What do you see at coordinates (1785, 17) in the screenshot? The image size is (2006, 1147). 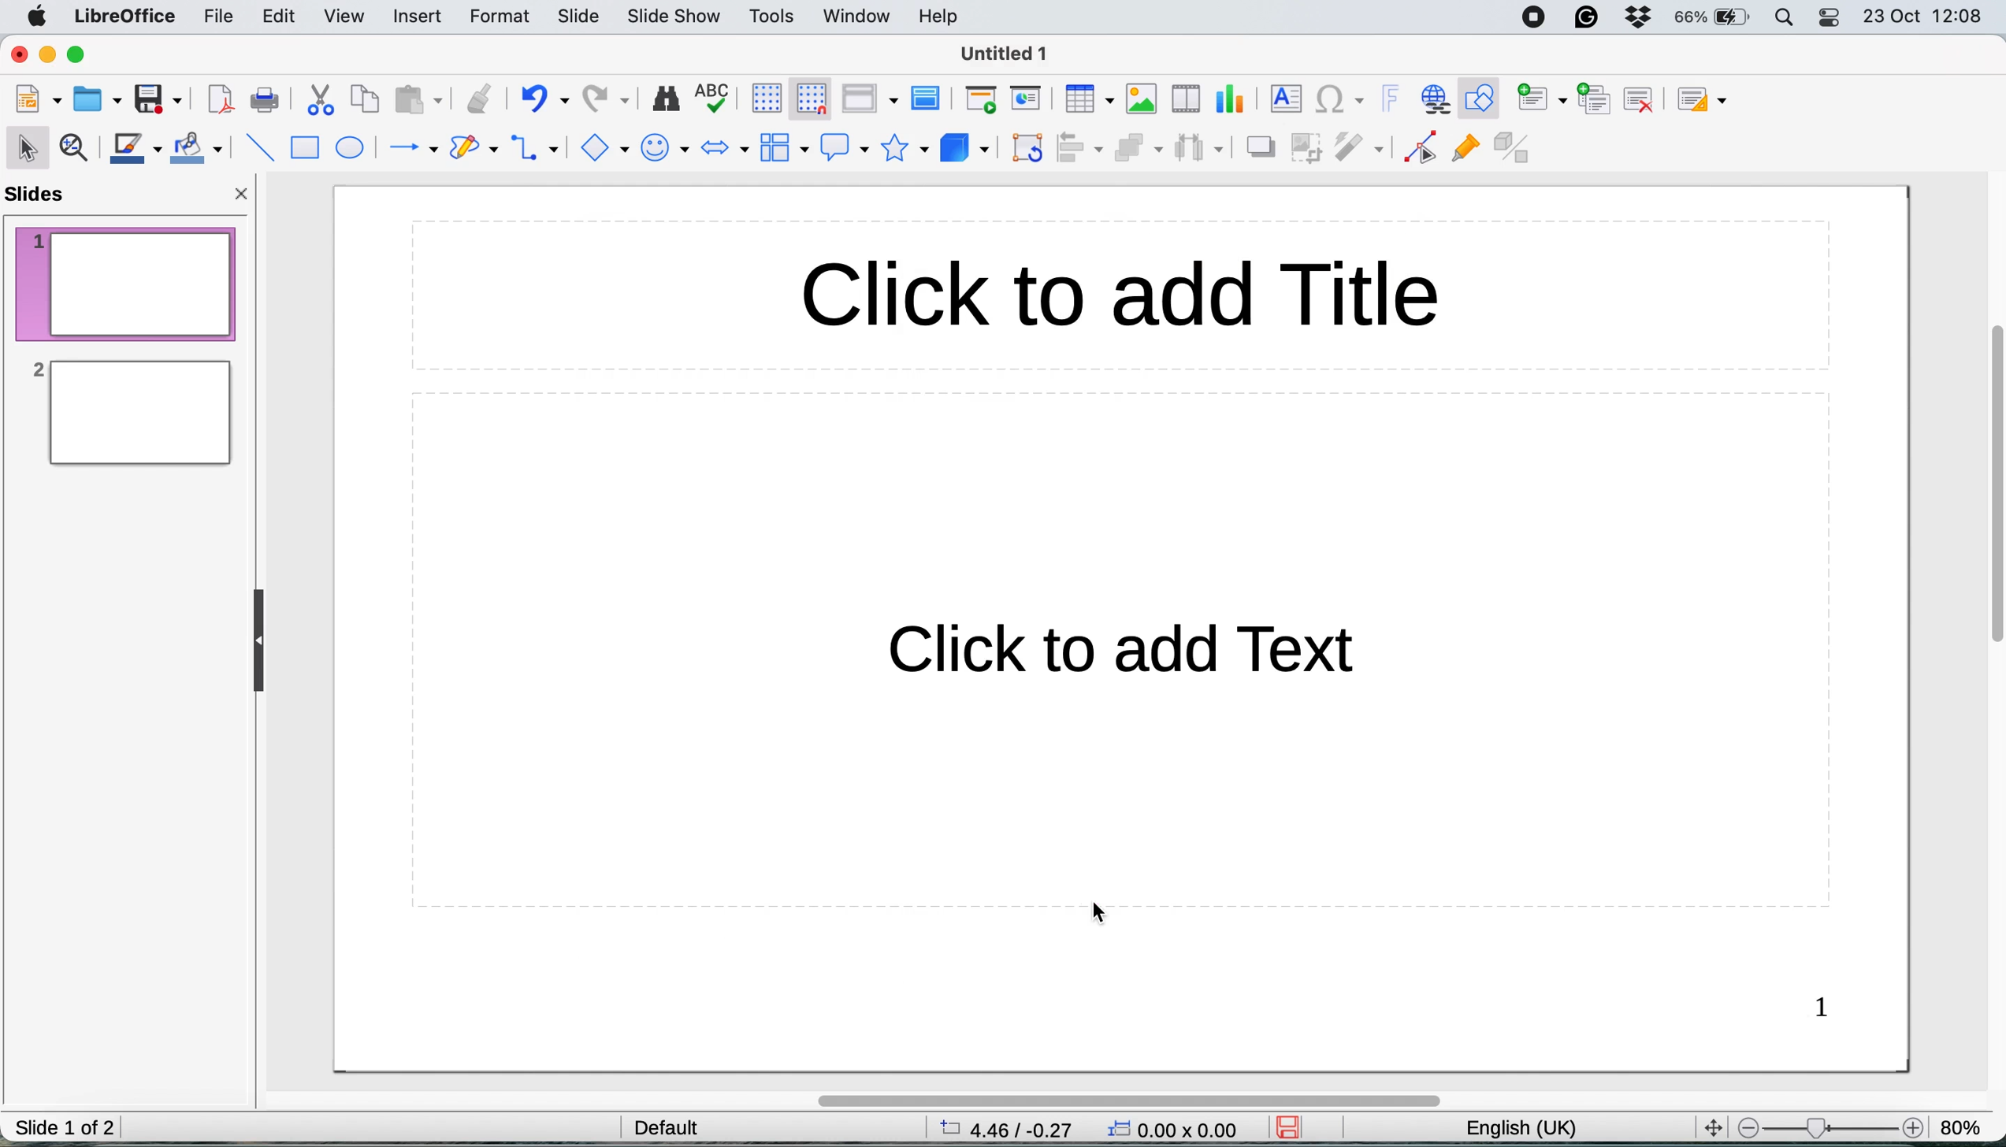 I see `spotlight search` at bounding box center [1785, 17].